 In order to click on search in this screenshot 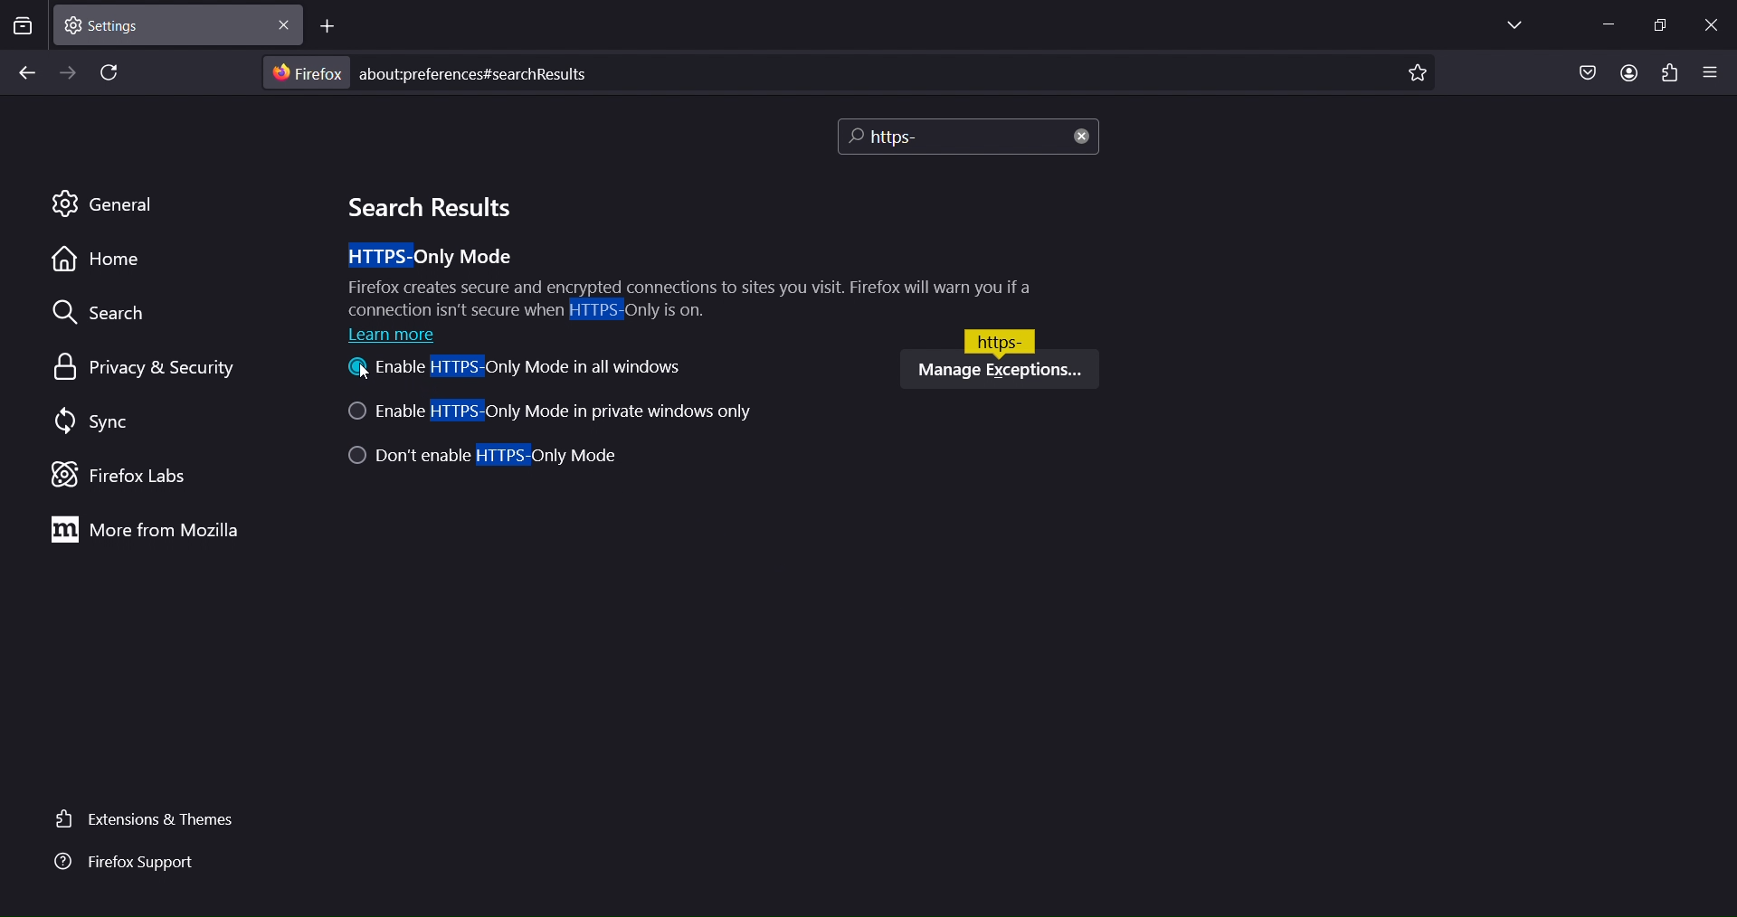, I will do `click(108, 312)`.